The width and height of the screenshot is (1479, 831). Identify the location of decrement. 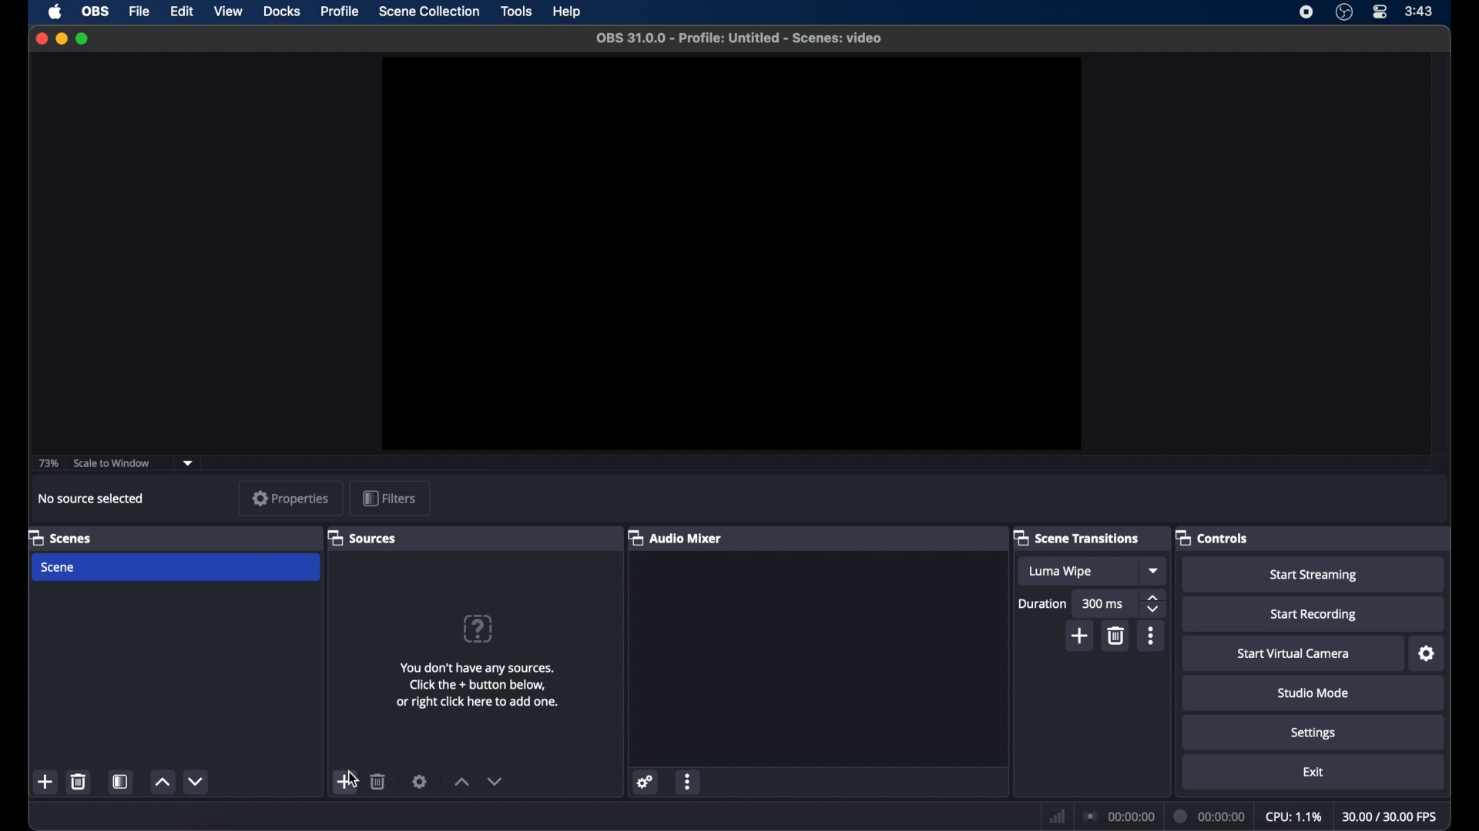
(197, 781).